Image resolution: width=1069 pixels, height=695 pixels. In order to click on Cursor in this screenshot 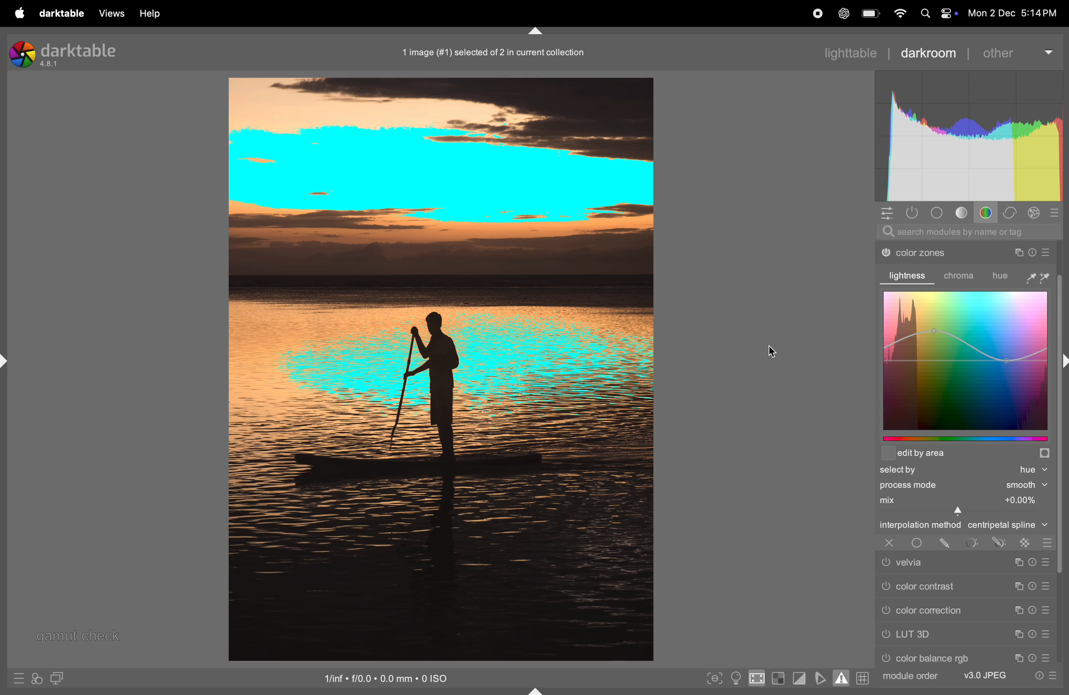, I will do `click(960, 512)`.